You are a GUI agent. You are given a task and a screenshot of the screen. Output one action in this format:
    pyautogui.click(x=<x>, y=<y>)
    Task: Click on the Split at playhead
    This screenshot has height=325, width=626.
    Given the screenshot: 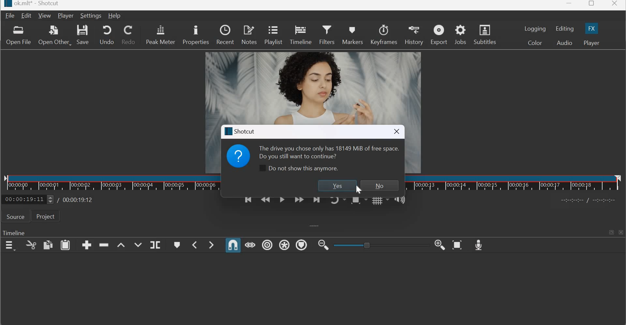 What is the action you would take?
    pyautogui.click(x=155, y=245)
    